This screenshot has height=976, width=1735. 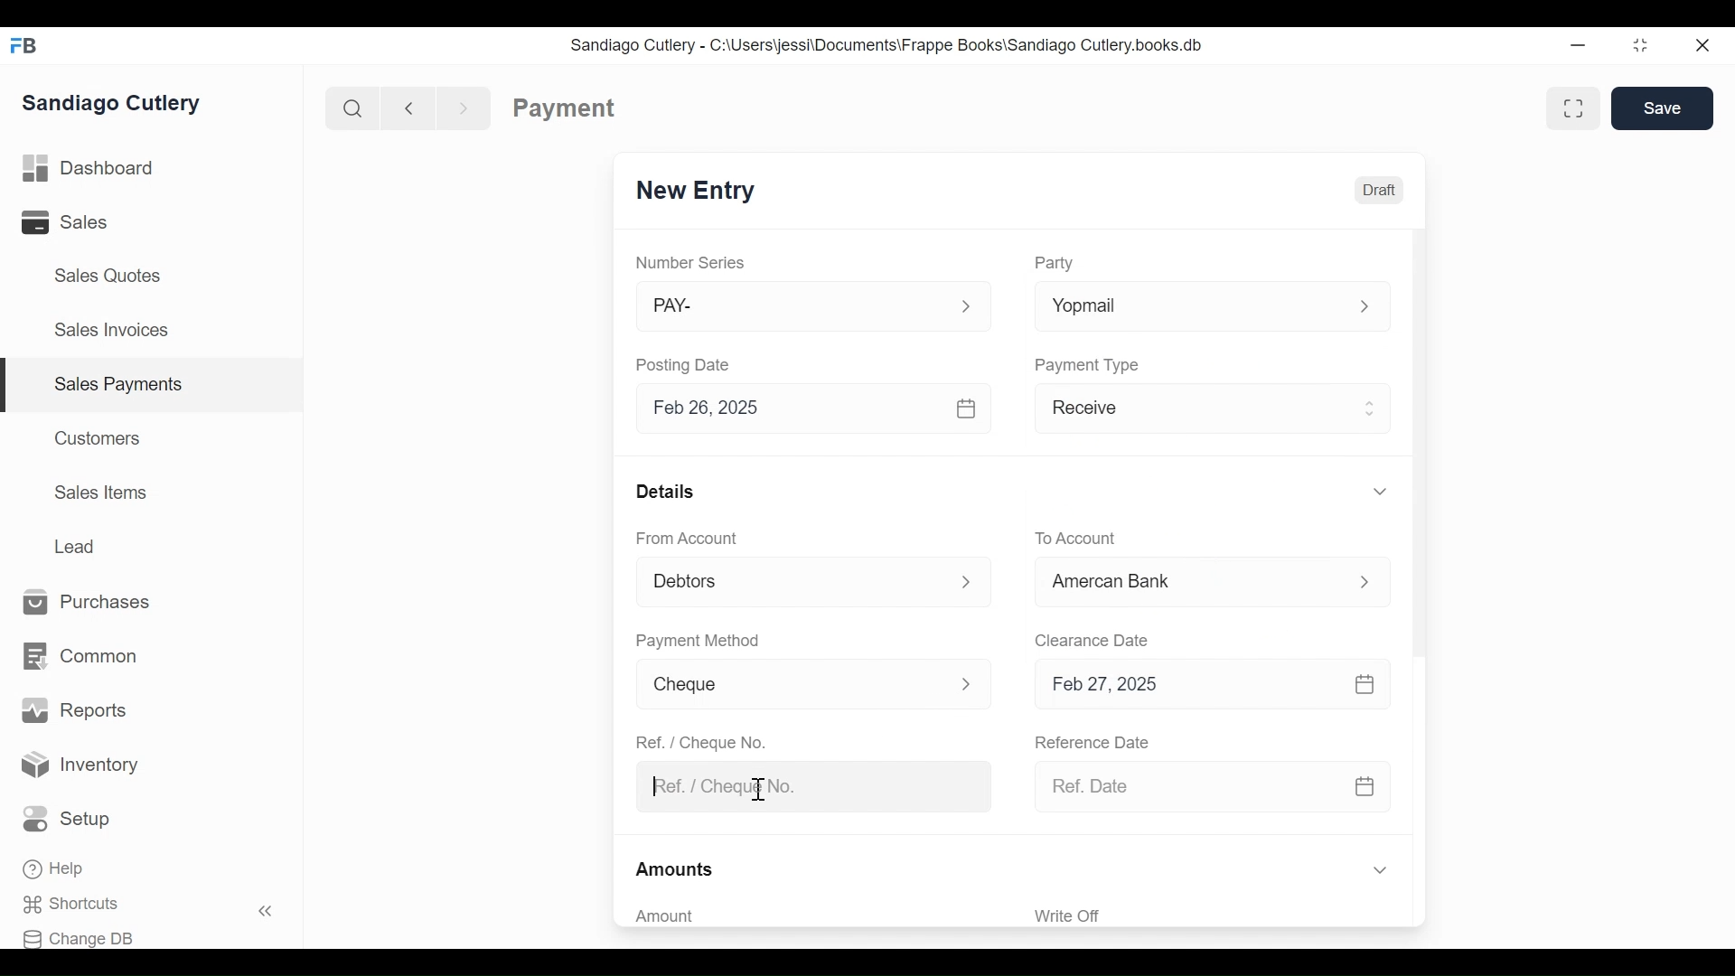 What do you see at coordinates (101, 493) in the screenshot?
I see `Sales Items` at bounding box center [101, 493].